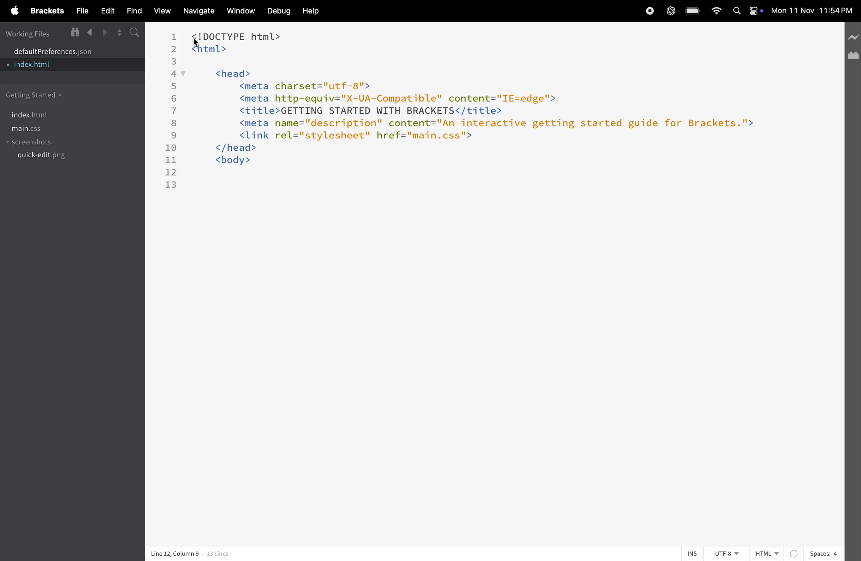 The height and width of the screenshot is (561, 861). Describe the element at coordinates (813, 10) in the screenshot. I see `time and date` at that location.